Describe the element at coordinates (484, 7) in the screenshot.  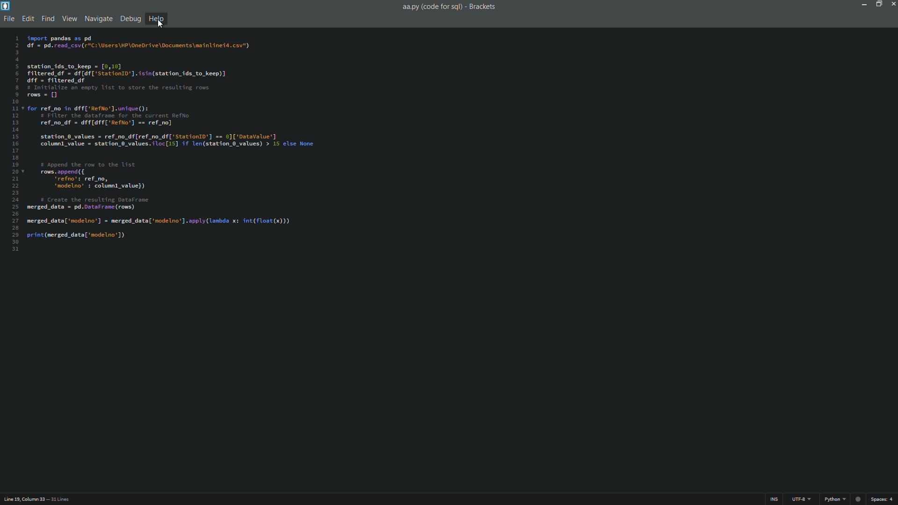
I see `Brackets` at that location.